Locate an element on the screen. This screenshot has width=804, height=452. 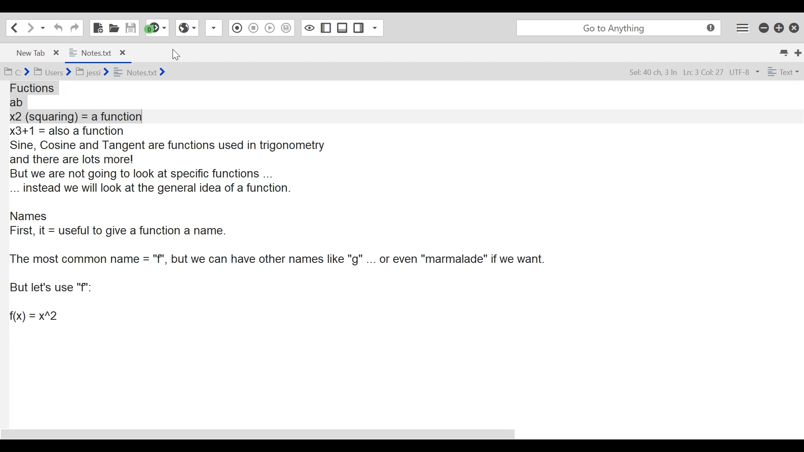
Save File is located at coordinates (131, 28).